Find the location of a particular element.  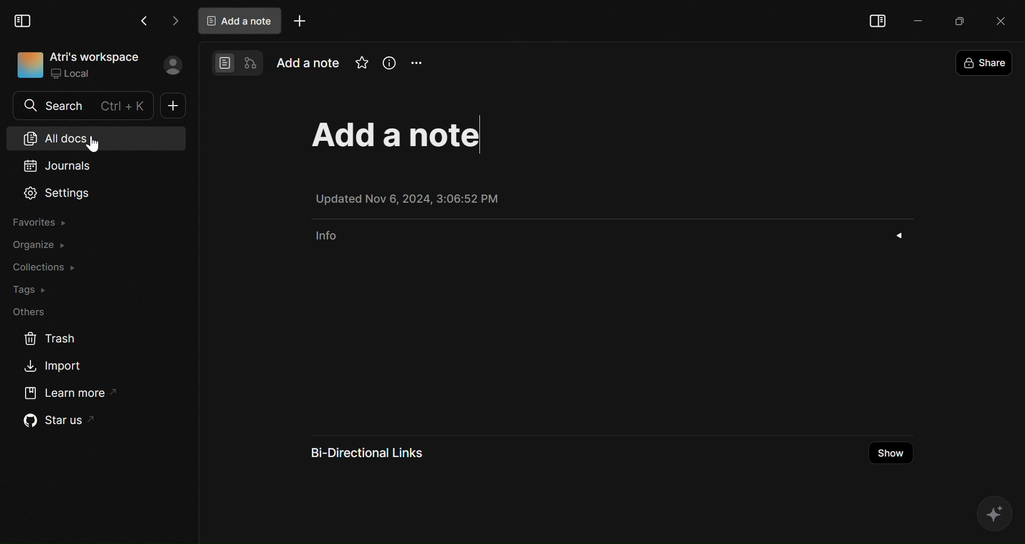

Favorites is located at coordinates (46, 222).